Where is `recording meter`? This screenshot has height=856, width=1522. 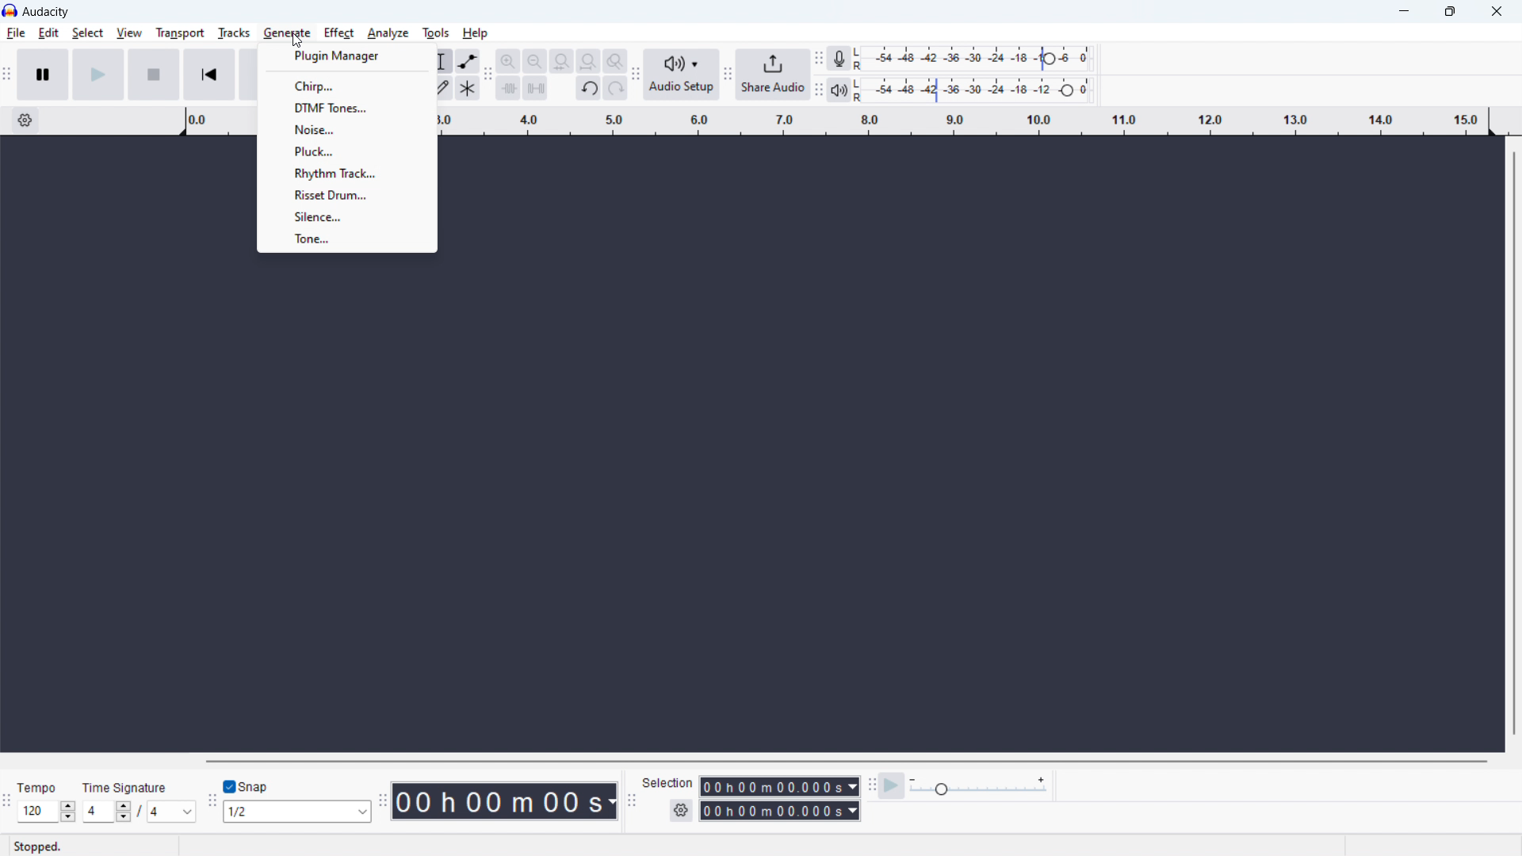
recording meter is located at coordinates (838, 57).